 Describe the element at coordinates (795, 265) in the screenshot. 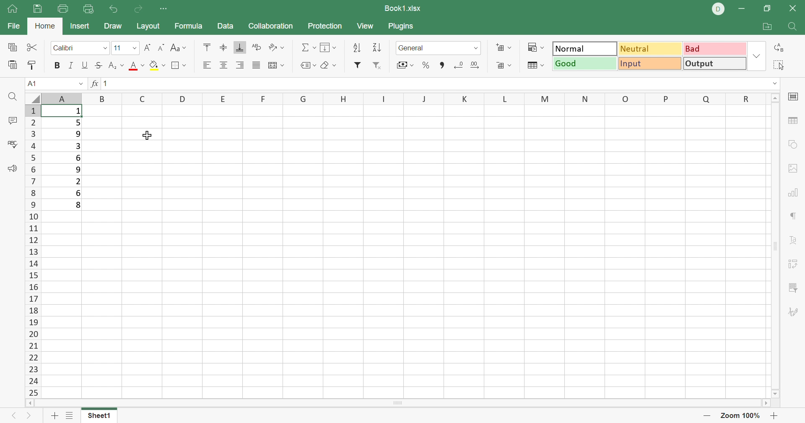

I see `Pivot Table settings` at that location.